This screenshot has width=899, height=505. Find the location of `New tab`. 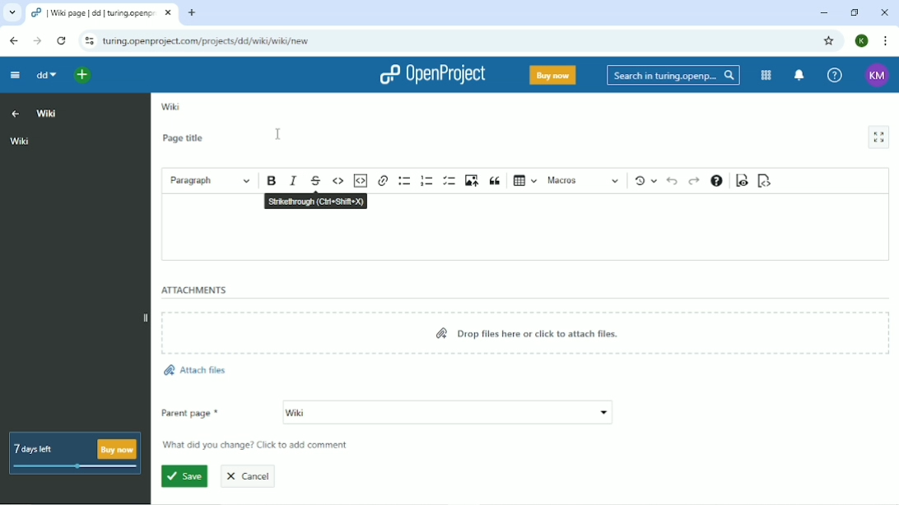

New tab is located at coordinates (191, 13).